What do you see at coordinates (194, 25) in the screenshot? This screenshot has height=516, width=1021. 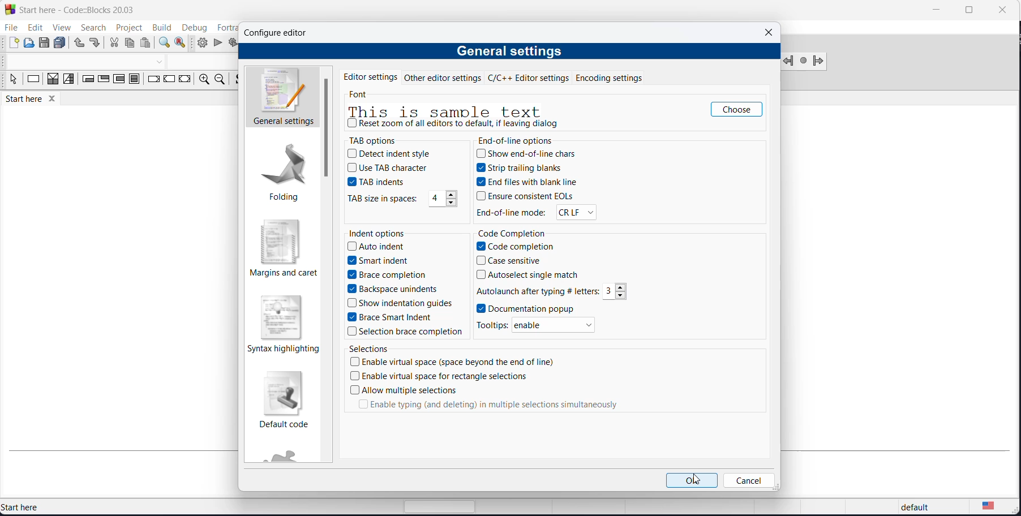 I see `debug` at bounding box center [194, 25].